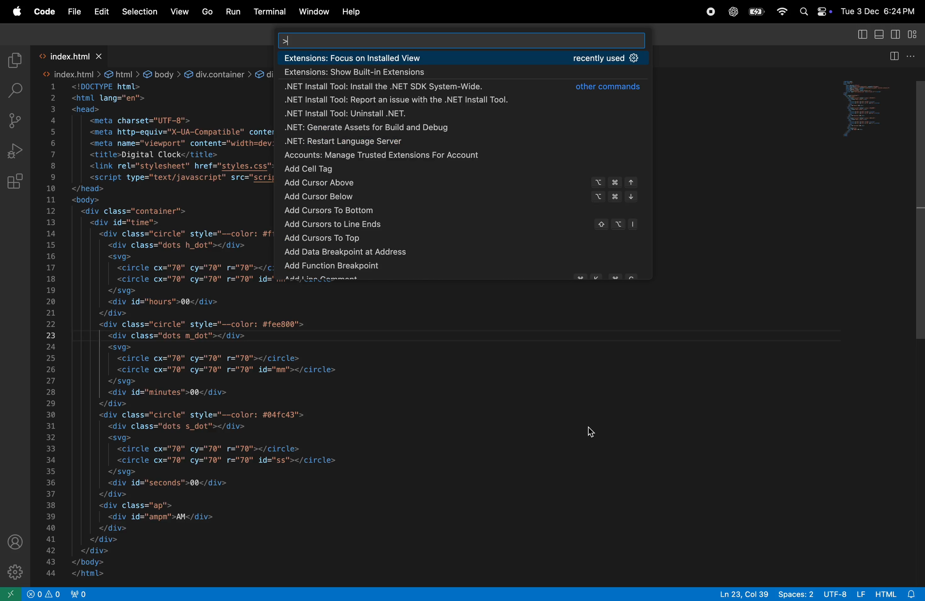 Image resolution: width=925 pixels, height=601 pixels. What do you see at coordinates (813, 11) in the screenshot?
I see `apple widgets` at bounding box center [813, 11].